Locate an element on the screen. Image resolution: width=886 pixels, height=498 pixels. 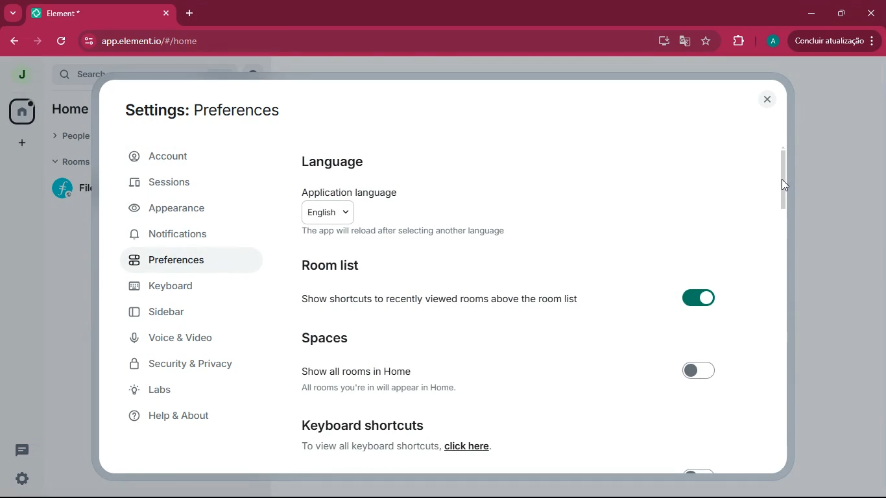
more is located at coordinates (13, 13).